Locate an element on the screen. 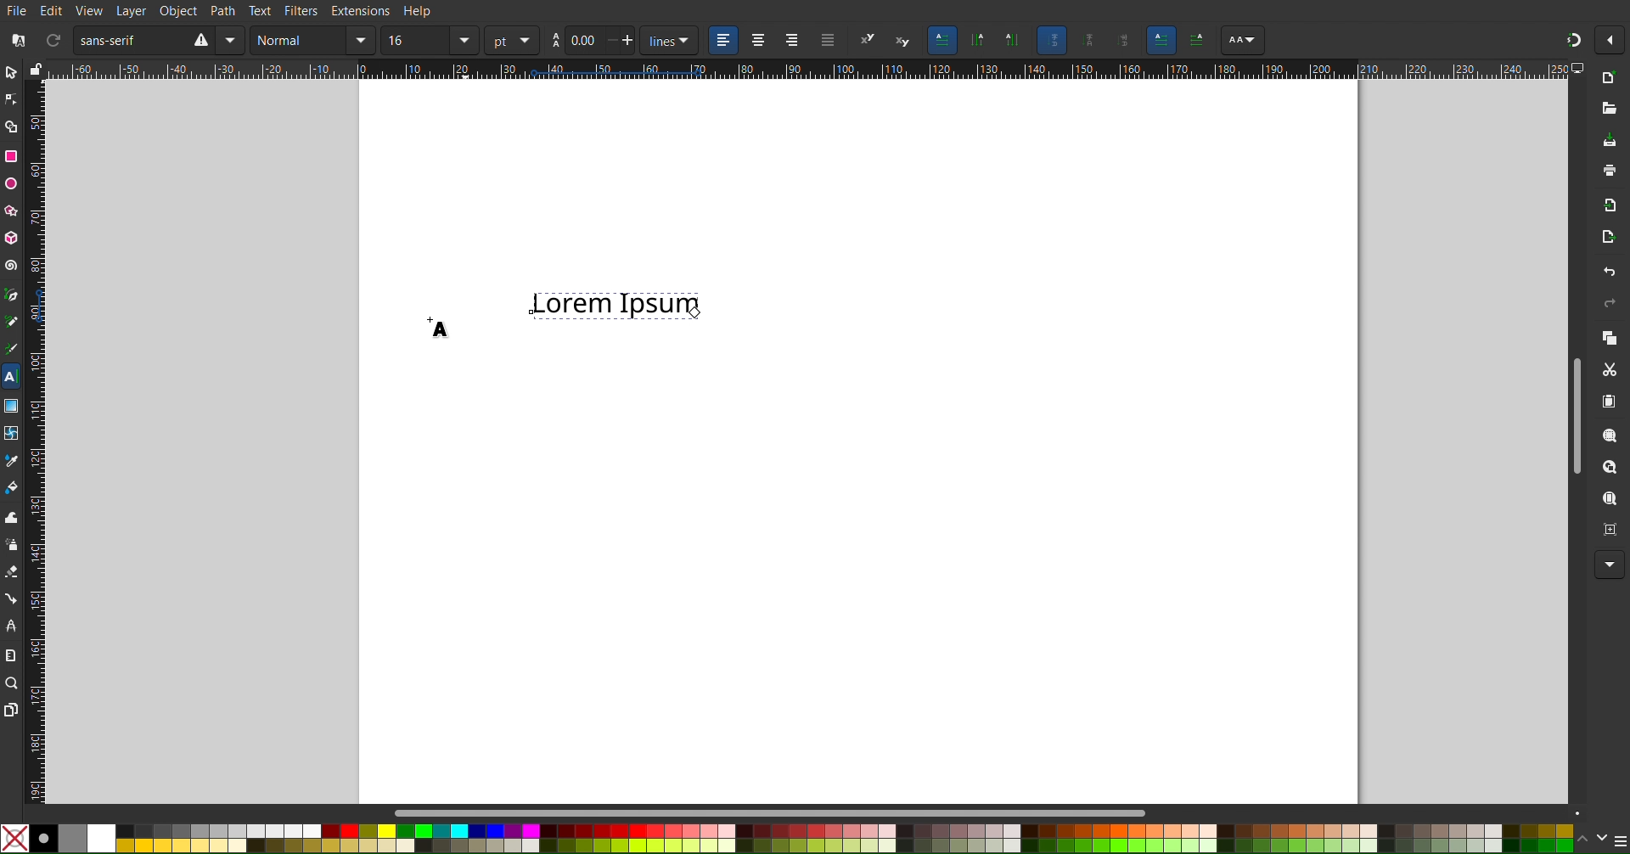 This screenshot has width=1630, height=854. Scrollbar is located at coordinates (1576, 415).